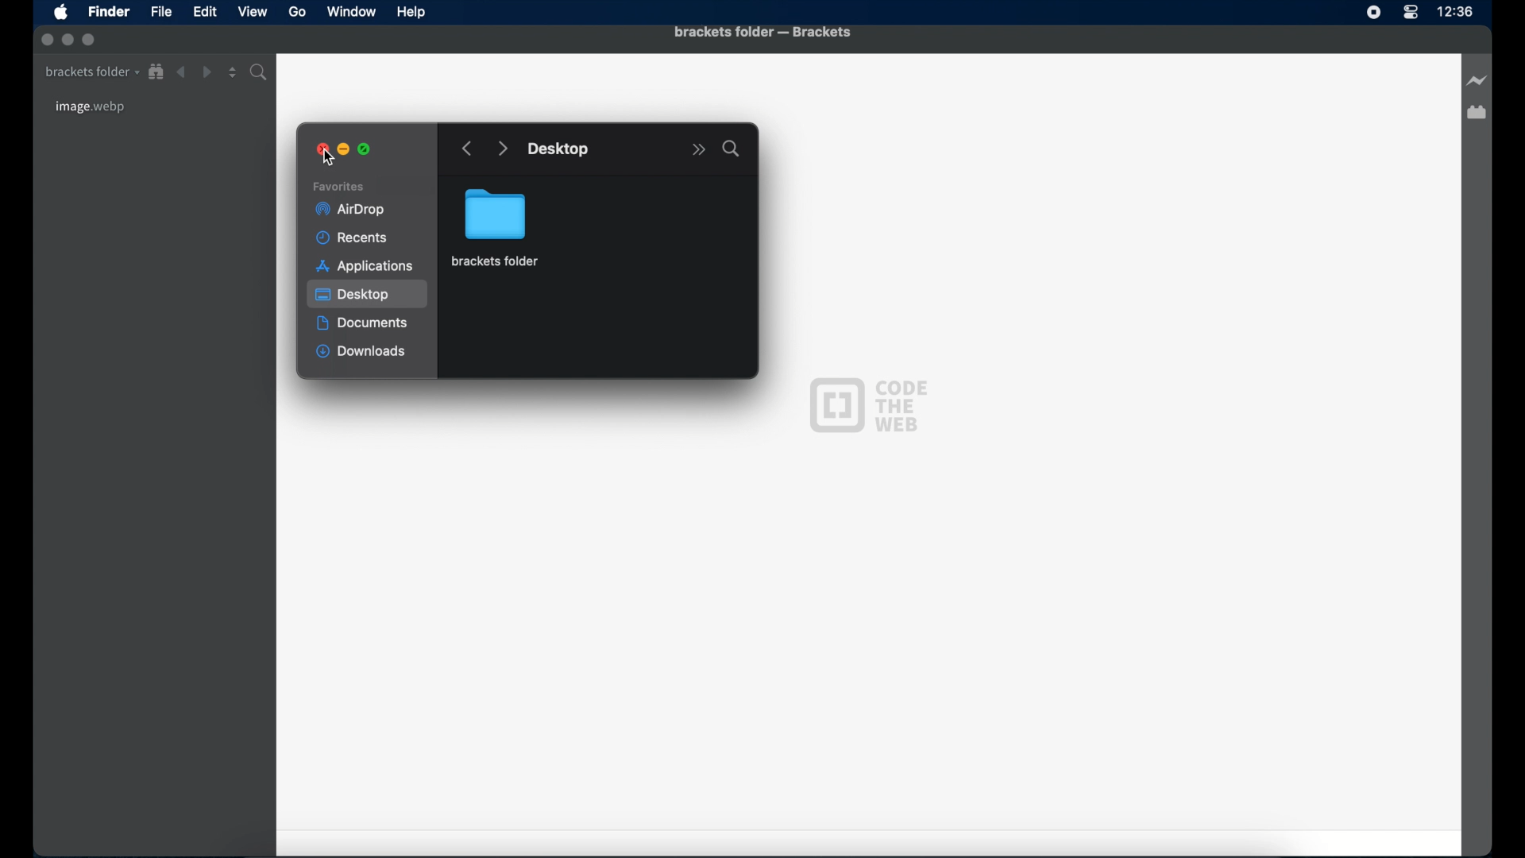 The width and height of the screenshot is (1525, 858). What do you see at coordinates (411, 13) in the screenshot?
I see `Help` at bounding box center [411, 13].